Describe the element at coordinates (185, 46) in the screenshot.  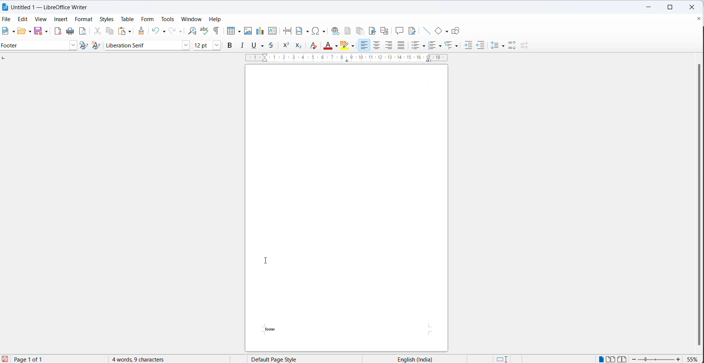
I see `font name options` at that location.